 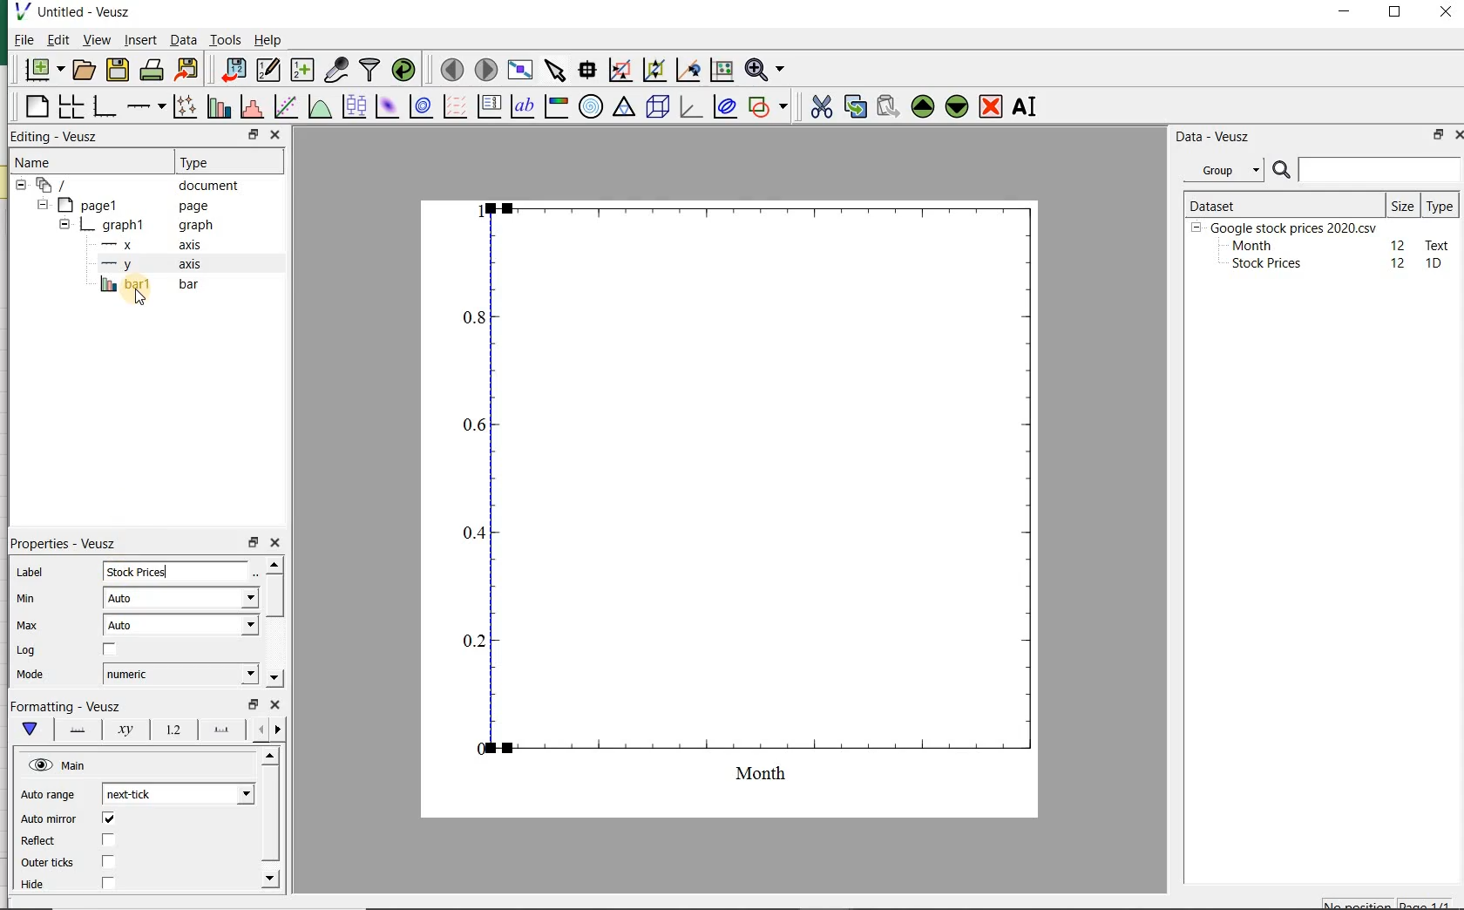 What do you see at coordinates (81, 13) in the screenshot?
I see `Untitled-Veusz` at bounding box center [81, 13].